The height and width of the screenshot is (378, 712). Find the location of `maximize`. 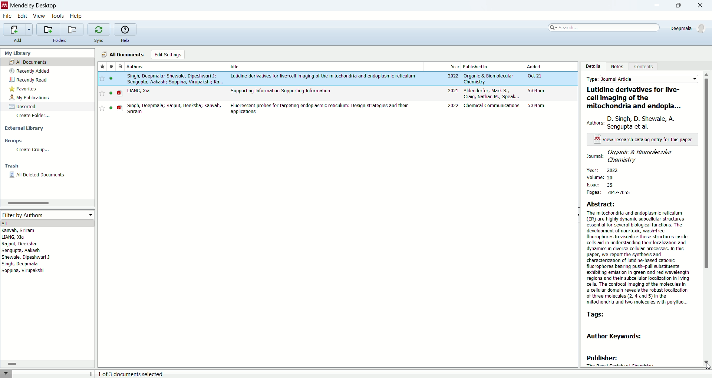

maximize is located at coordinates (681, 5).